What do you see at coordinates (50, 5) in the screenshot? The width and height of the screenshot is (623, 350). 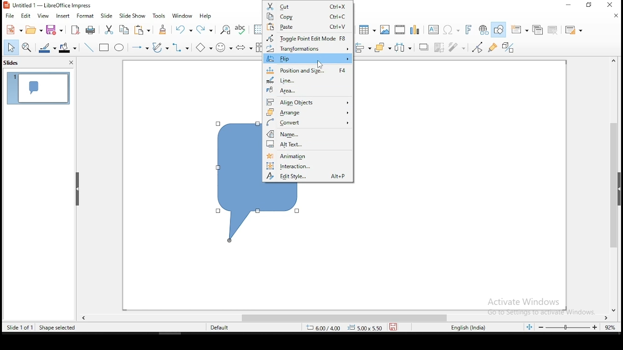 I see `icon and file name` at bounding box center [50, 5].